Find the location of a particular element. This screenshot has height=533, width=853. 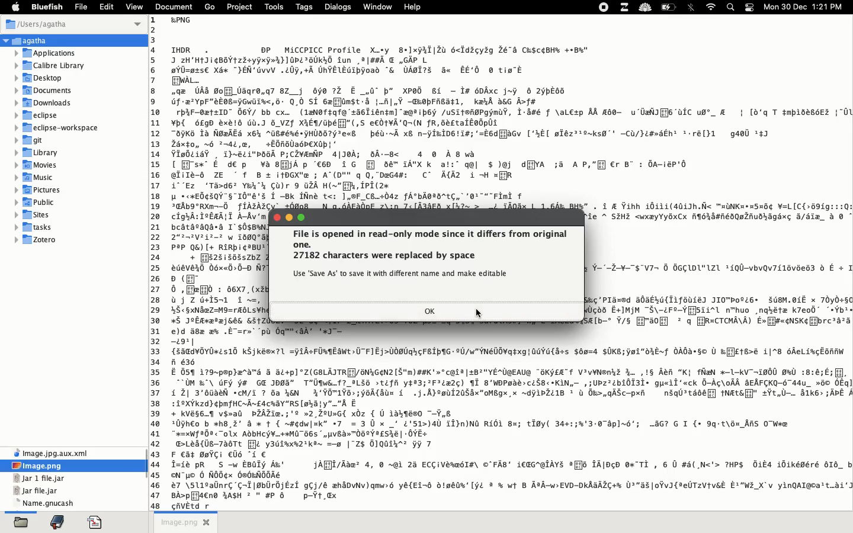

close is located at coordinates (275, 216).